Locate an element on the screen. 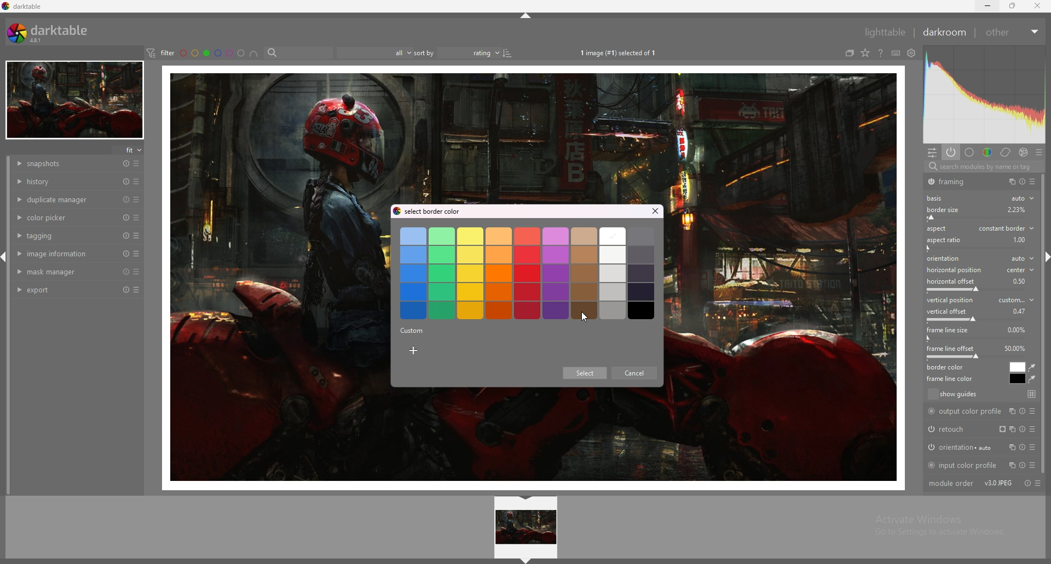 The height and width of the screenshot is (564, 1051). retouch is located at coordinates (979, 428).